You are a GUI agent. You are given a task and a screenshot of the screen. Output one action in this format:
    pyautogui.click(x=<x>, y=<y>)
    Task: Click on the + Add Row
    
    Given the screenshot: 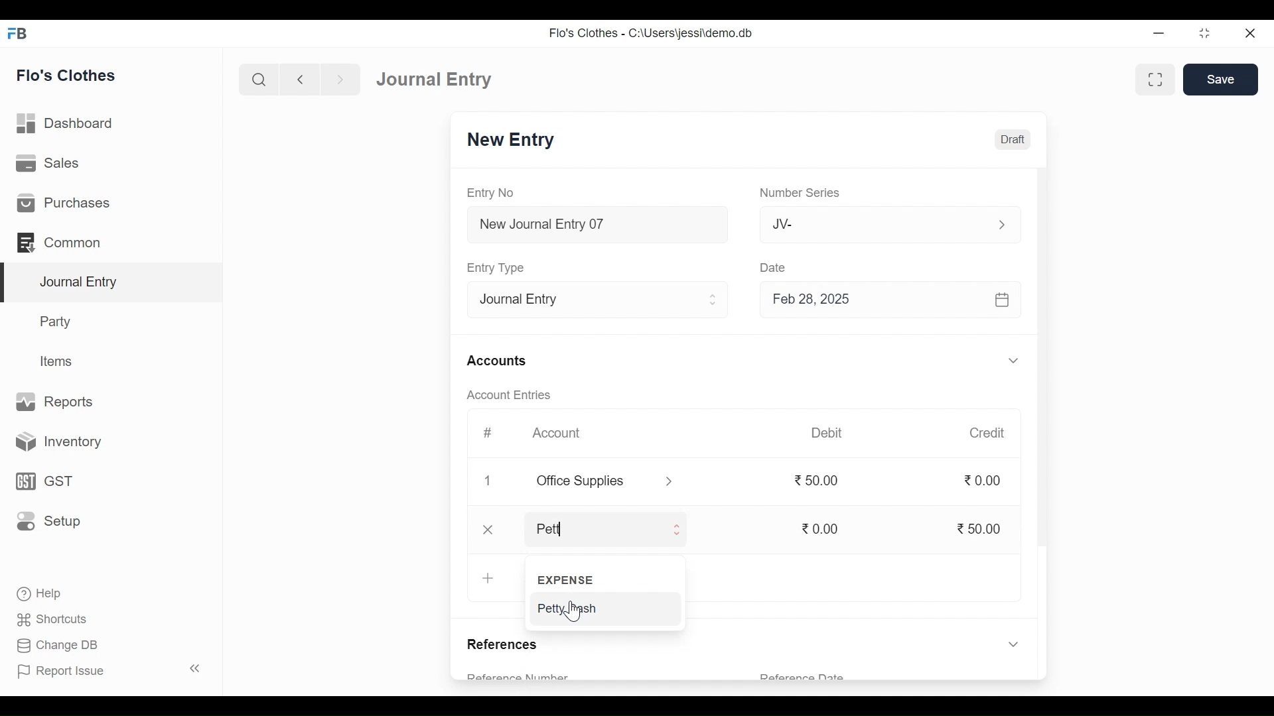 What is the action you would take?
    pyautogui.click(x=490, y=578)
    